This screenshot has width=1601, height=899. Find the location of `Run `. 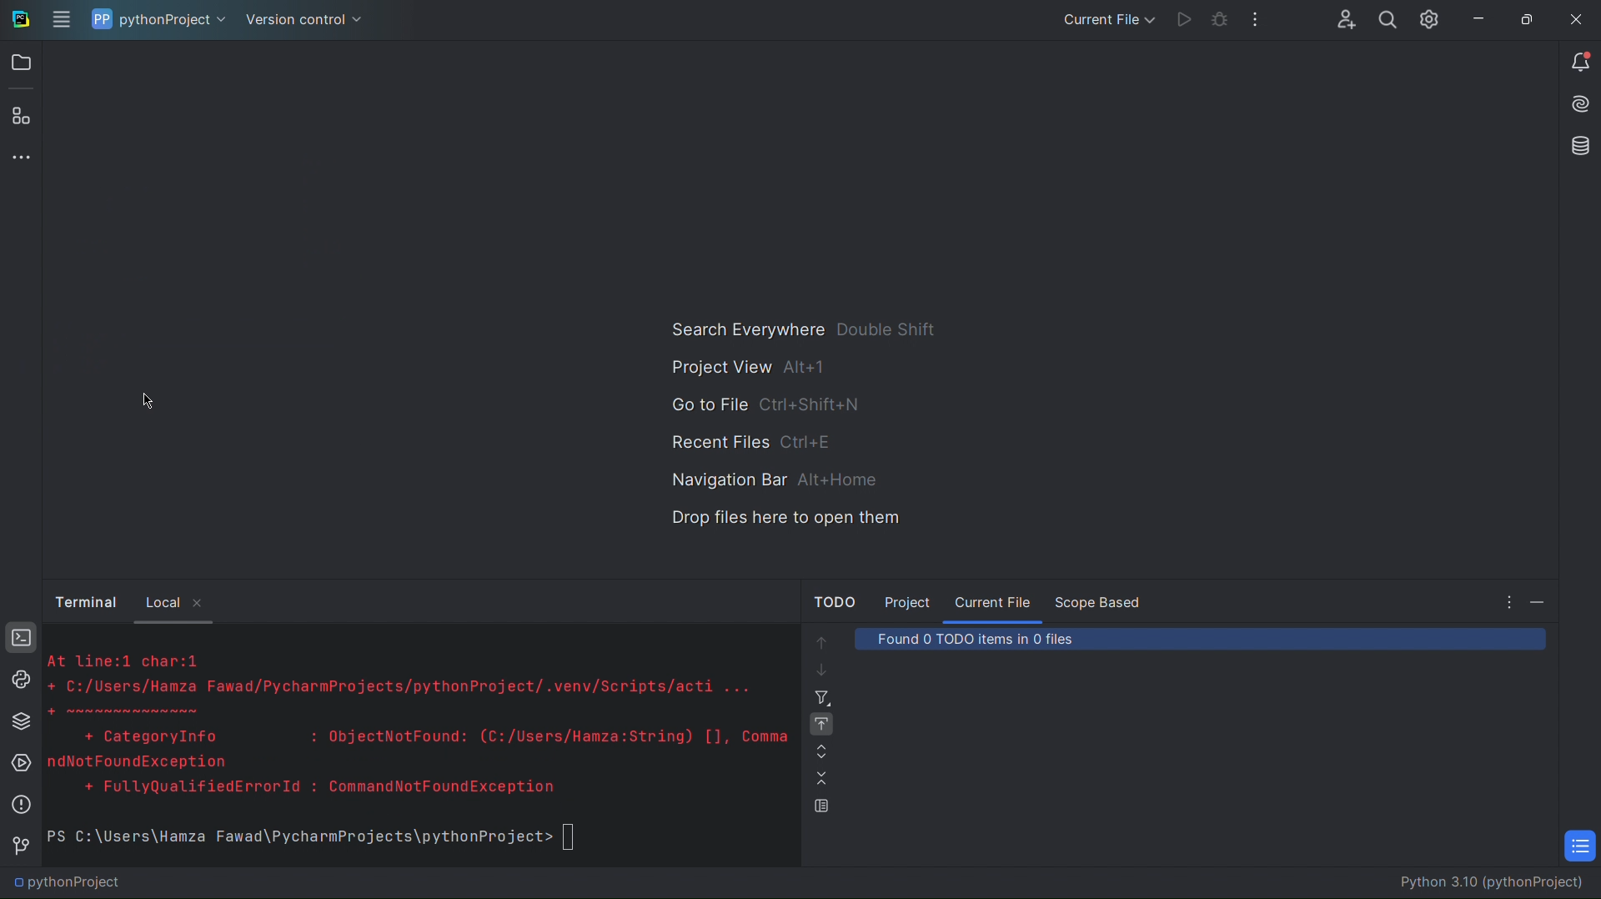

Run  is located at coordinates (1177, 20).